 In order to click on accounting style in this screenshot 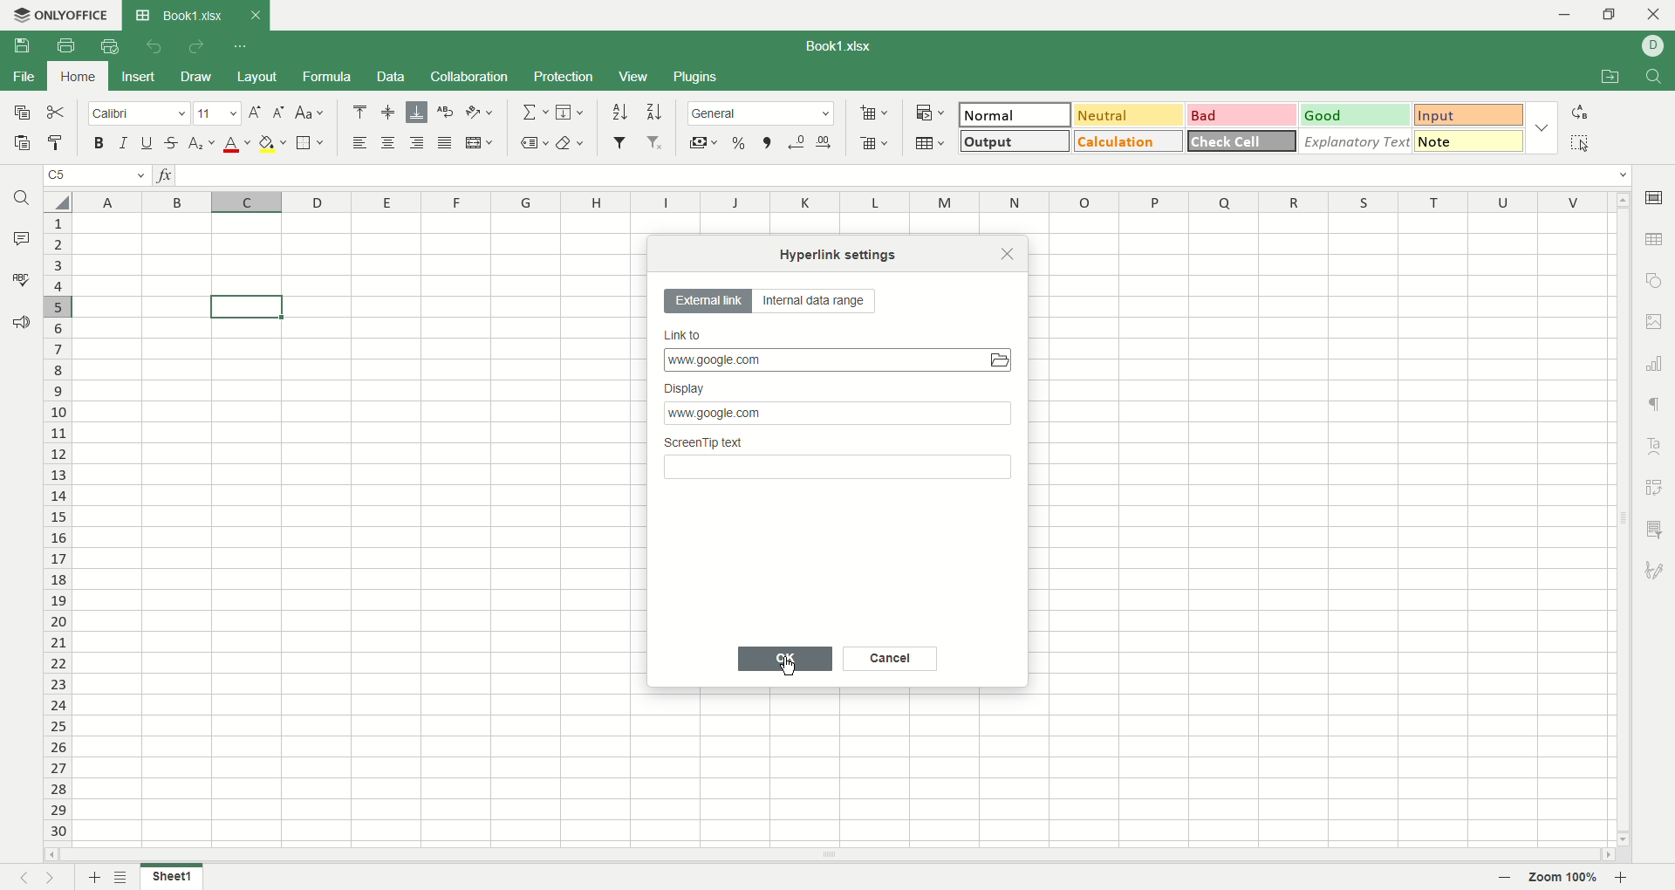, I will do `click(703, 142)`.